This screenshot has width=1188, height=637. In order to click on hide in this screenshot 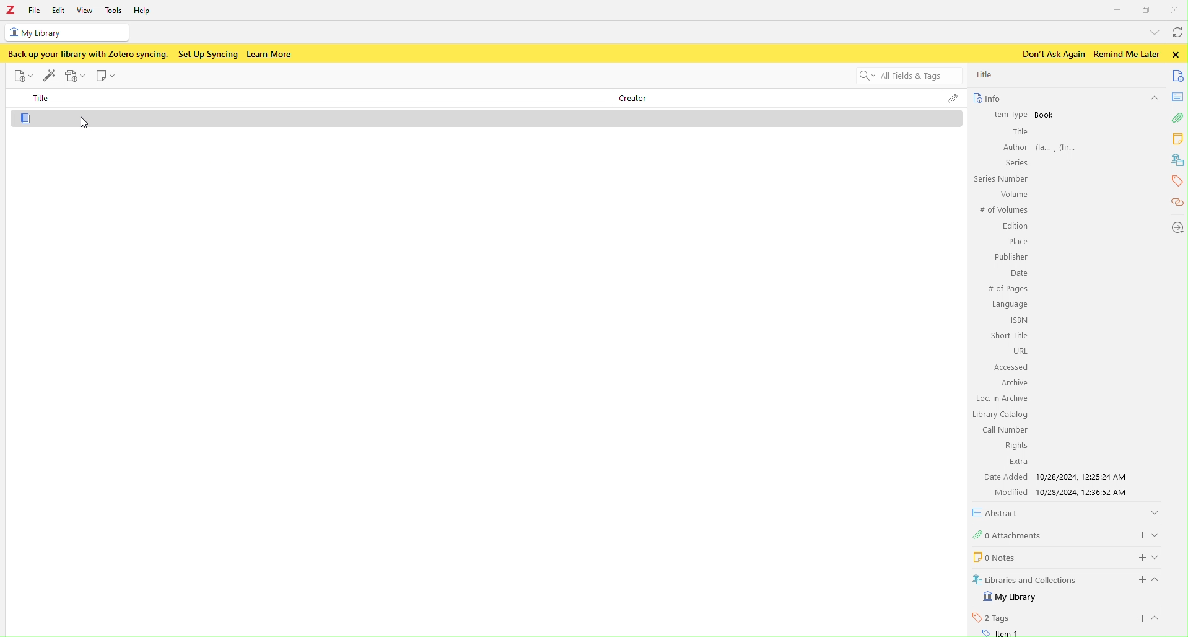, I will do `click(1161, 582)`.